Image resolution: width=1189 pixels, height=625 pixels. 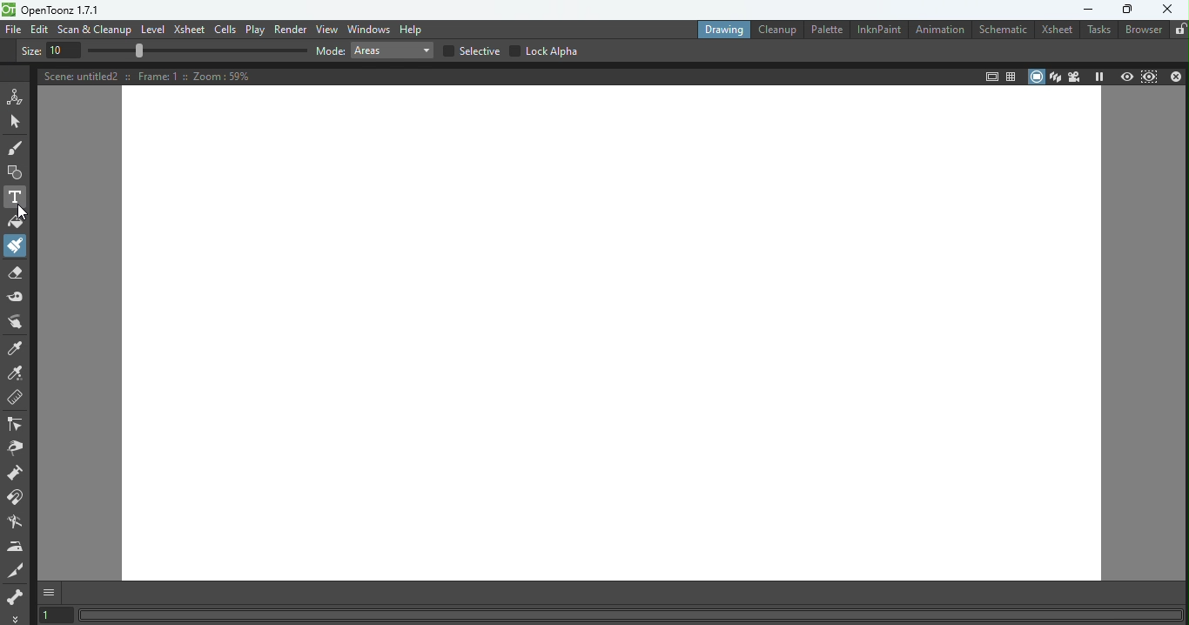 I want to click on Ruler tool, so click(x=16, y=398).